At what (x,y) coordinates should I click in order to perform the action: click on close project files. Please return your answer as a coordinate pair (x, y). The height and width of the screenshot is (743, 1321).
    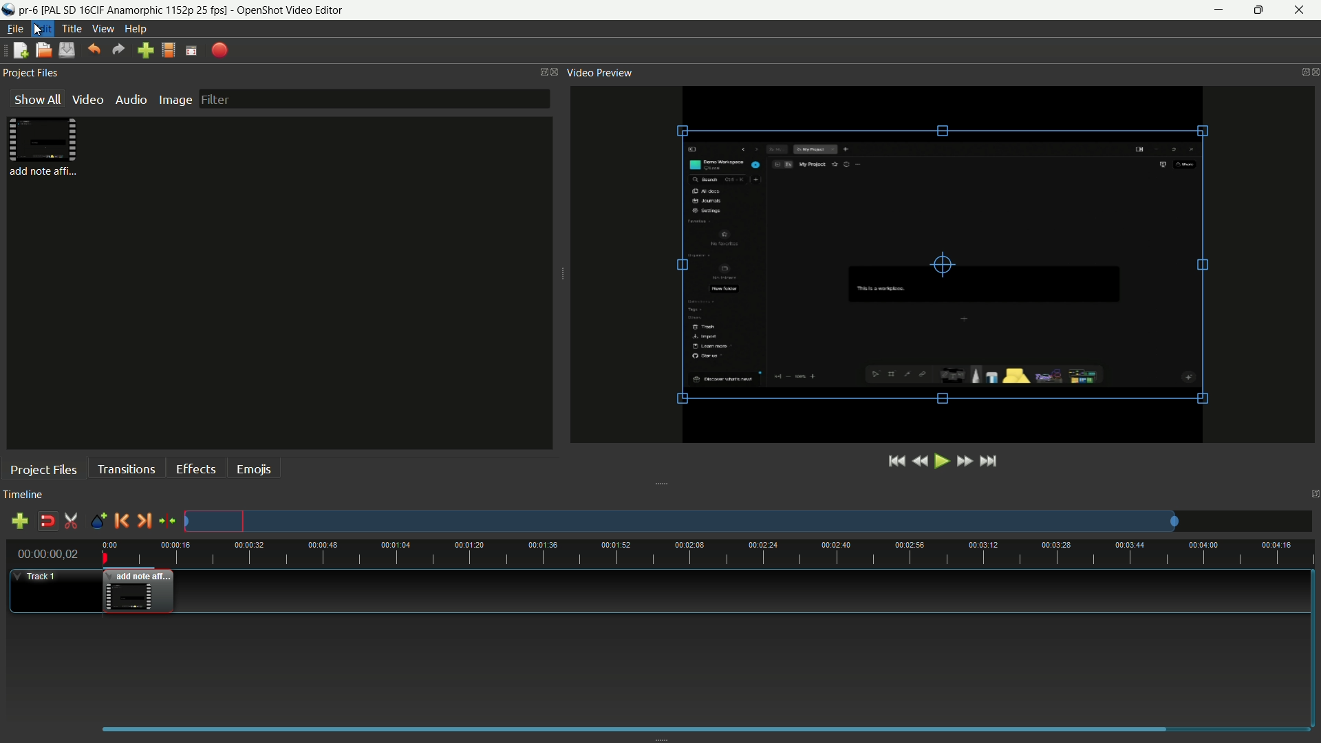
    Looking at the image, I should click on (557, 72).